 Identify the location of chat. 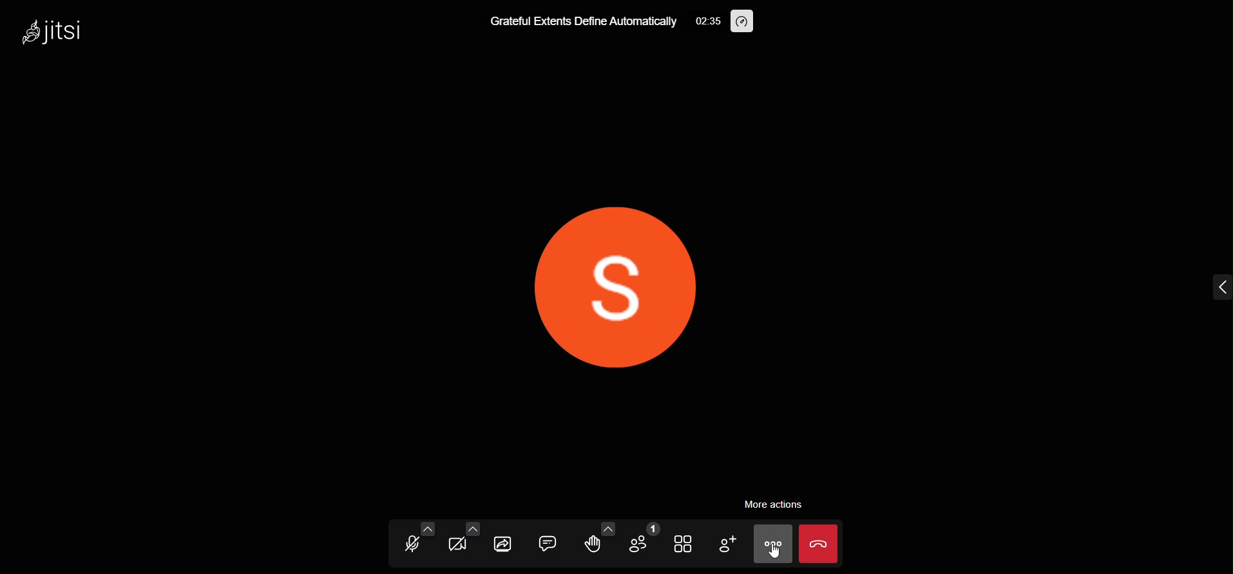
(545, 541).